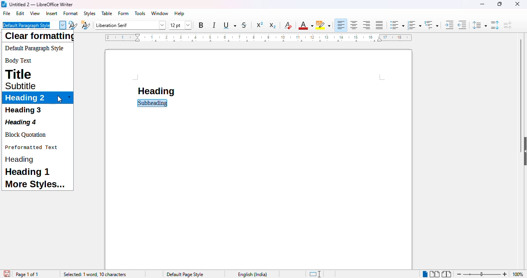  Describe the element at coordinates (20, 122) in the screenshot. I see `heading 4` at that location.